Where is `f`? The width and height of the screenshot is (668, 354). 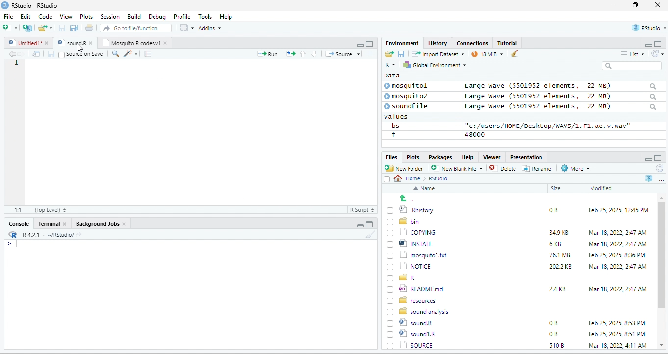 f is located at coordinates (393, 135).